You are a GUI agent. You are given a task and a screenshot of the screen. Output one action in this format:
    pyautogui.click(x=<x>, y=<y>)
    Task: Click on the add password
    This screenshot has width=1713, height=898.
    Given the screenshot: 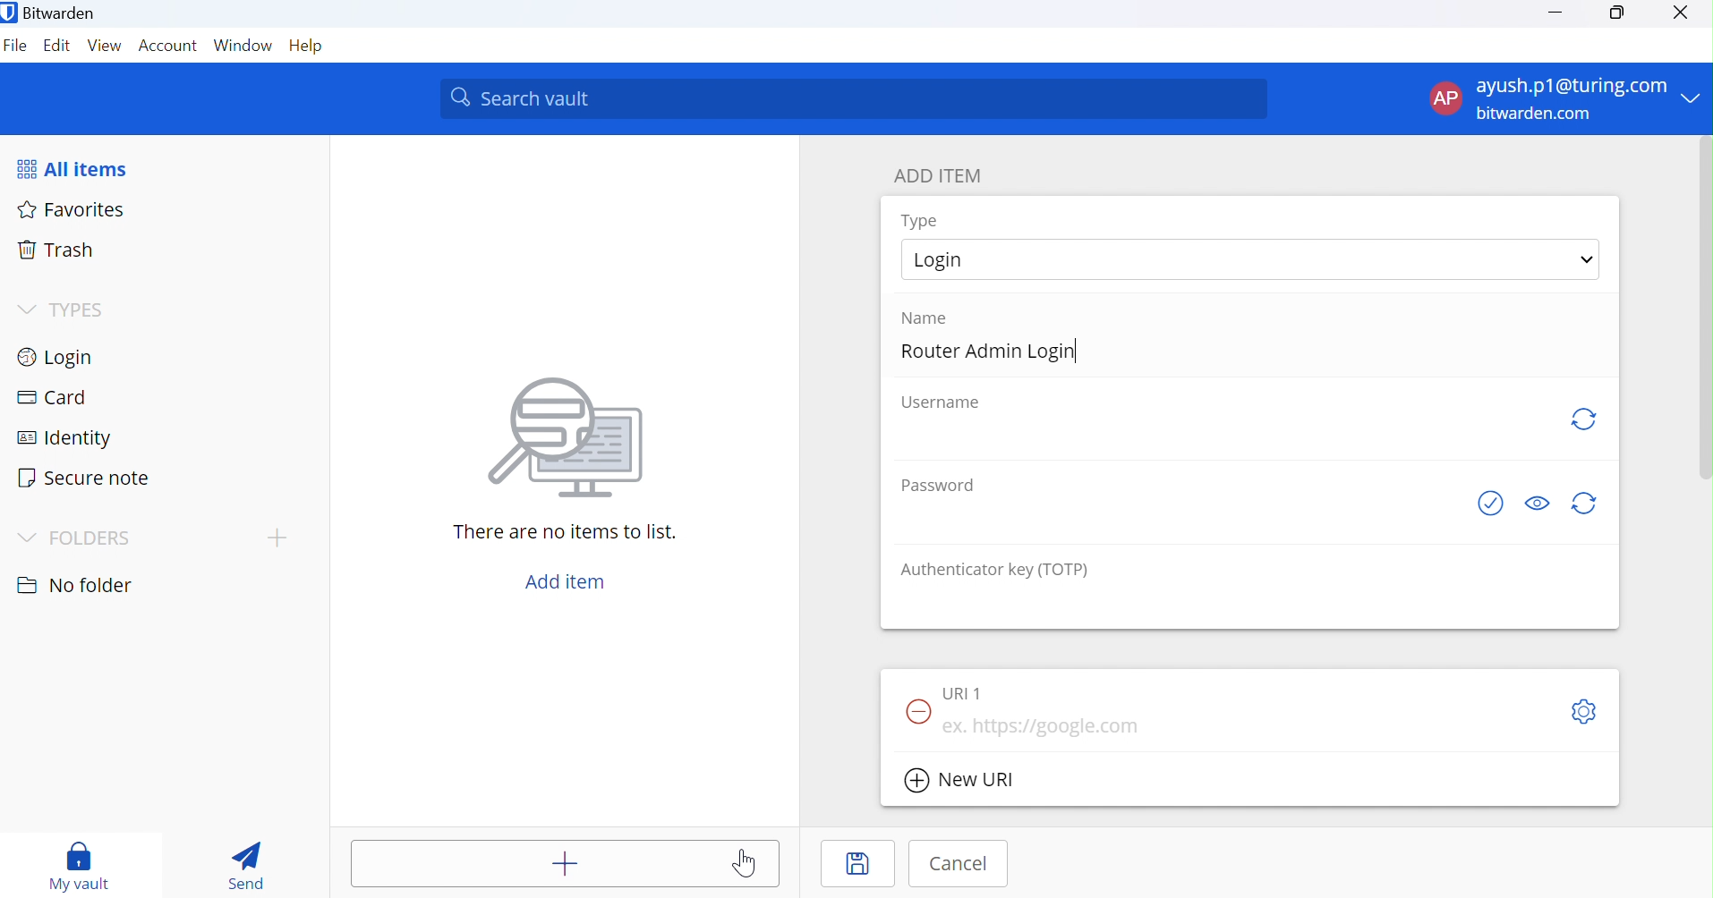 What is the action you would take?
    pyautogui.click(x=1176, y=519)
    